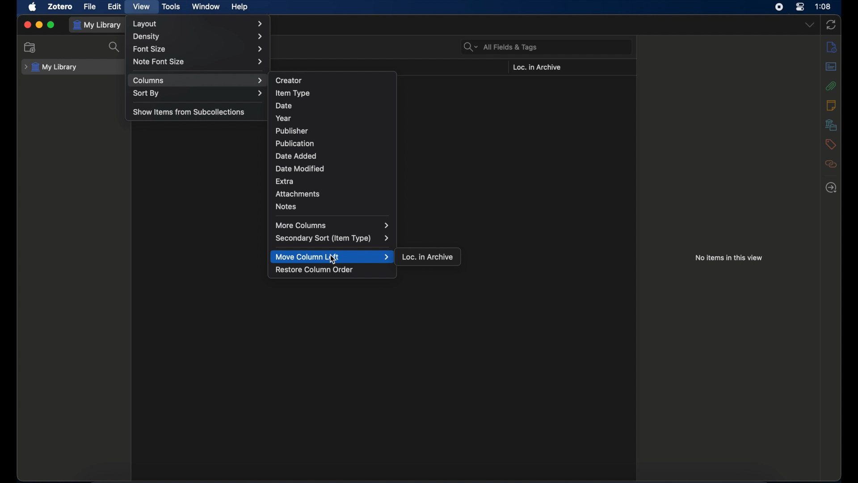 The image size is (858, 483). What do you see at coordinates (284, 106) in the screenshot?
I see `date` at bounding box center [284, 106].